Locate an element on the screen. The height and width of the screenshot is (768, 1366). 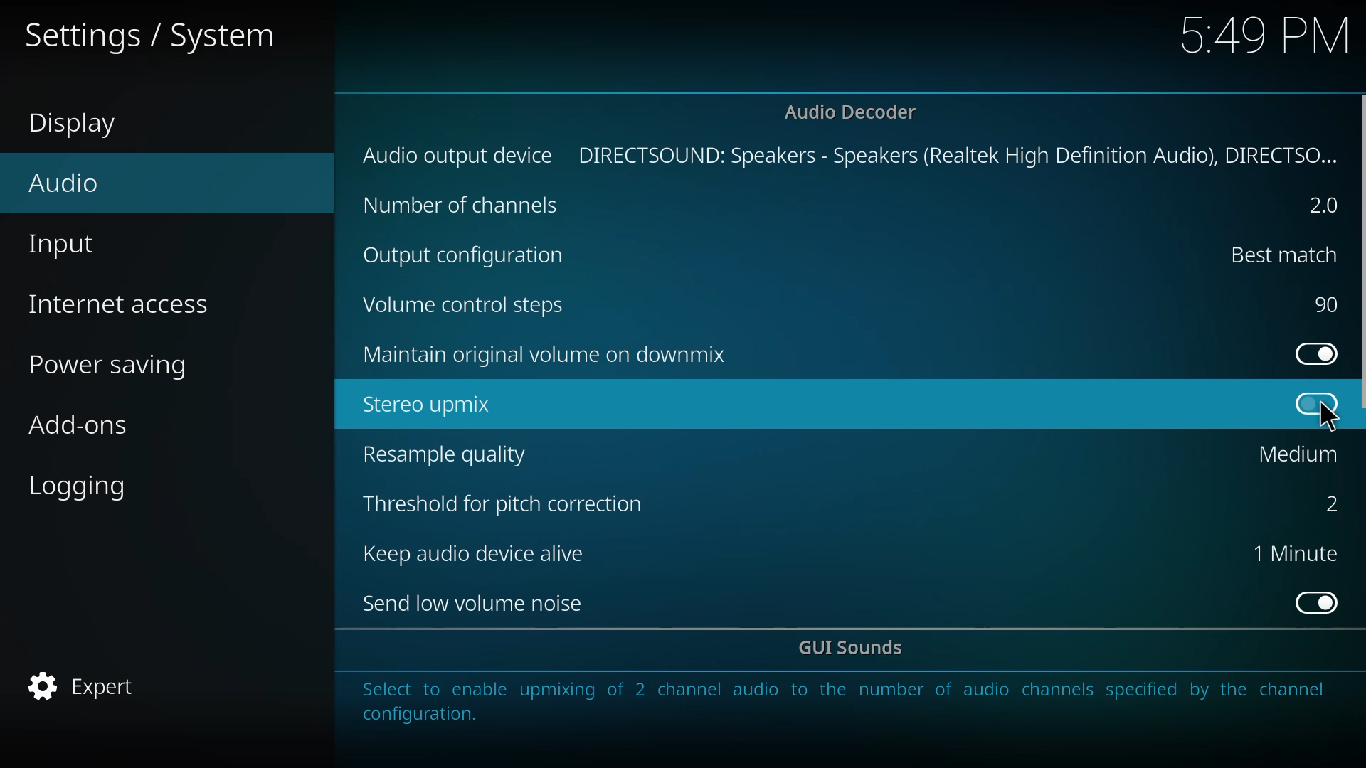
channels is located at coordinates (464, 204).